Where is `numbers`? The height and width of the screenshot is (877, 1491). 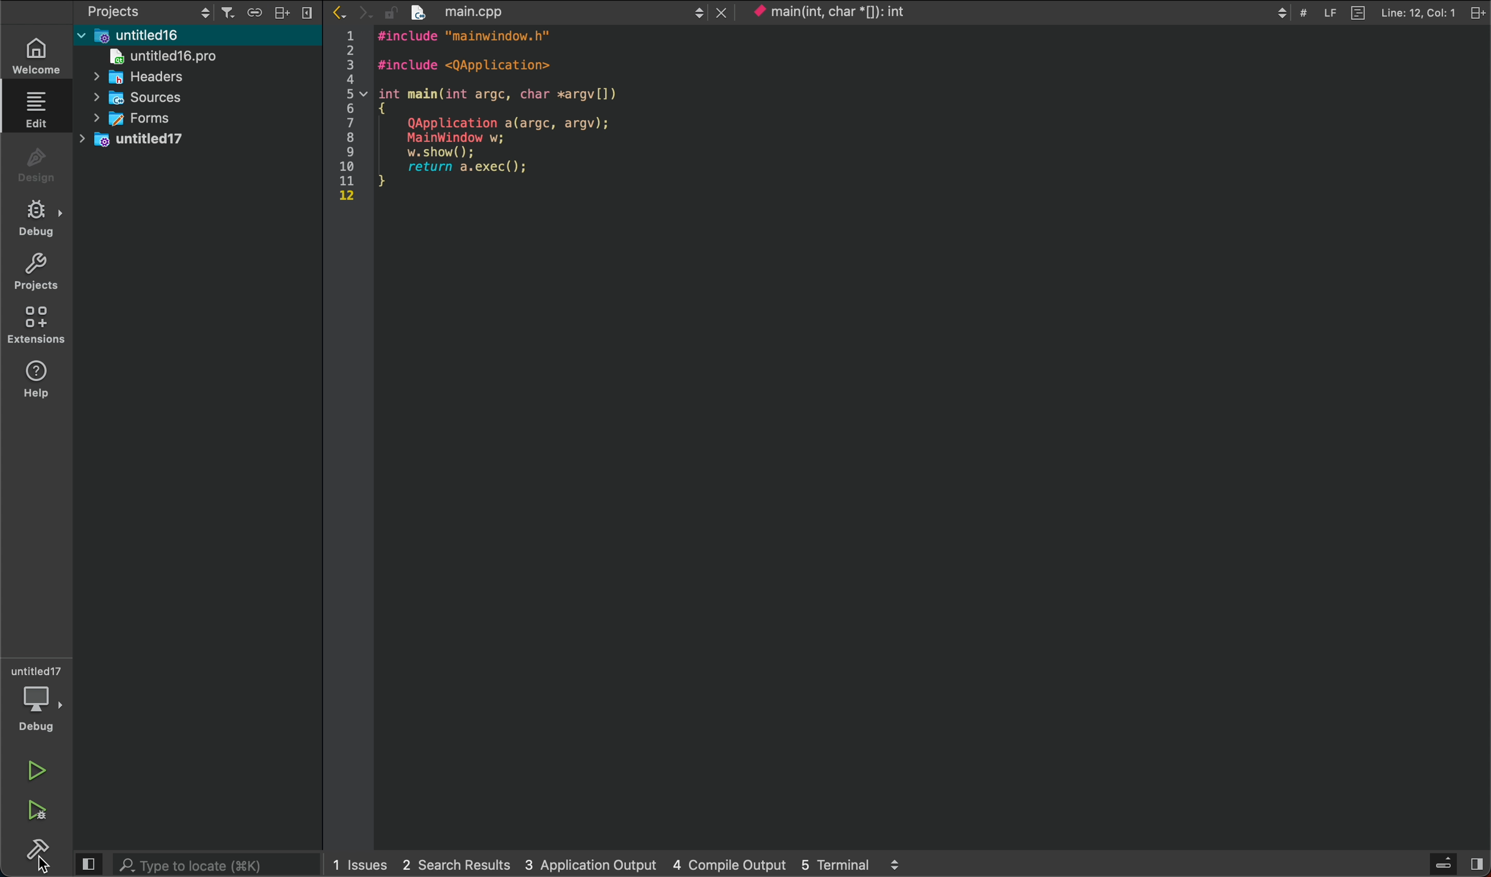 numbers is located at coordinates (350, 117).